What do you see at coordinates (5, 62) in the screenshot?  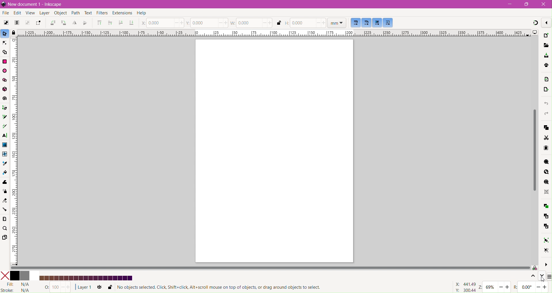 I see `Rectangle Tool` at bounding box center [5, 62].